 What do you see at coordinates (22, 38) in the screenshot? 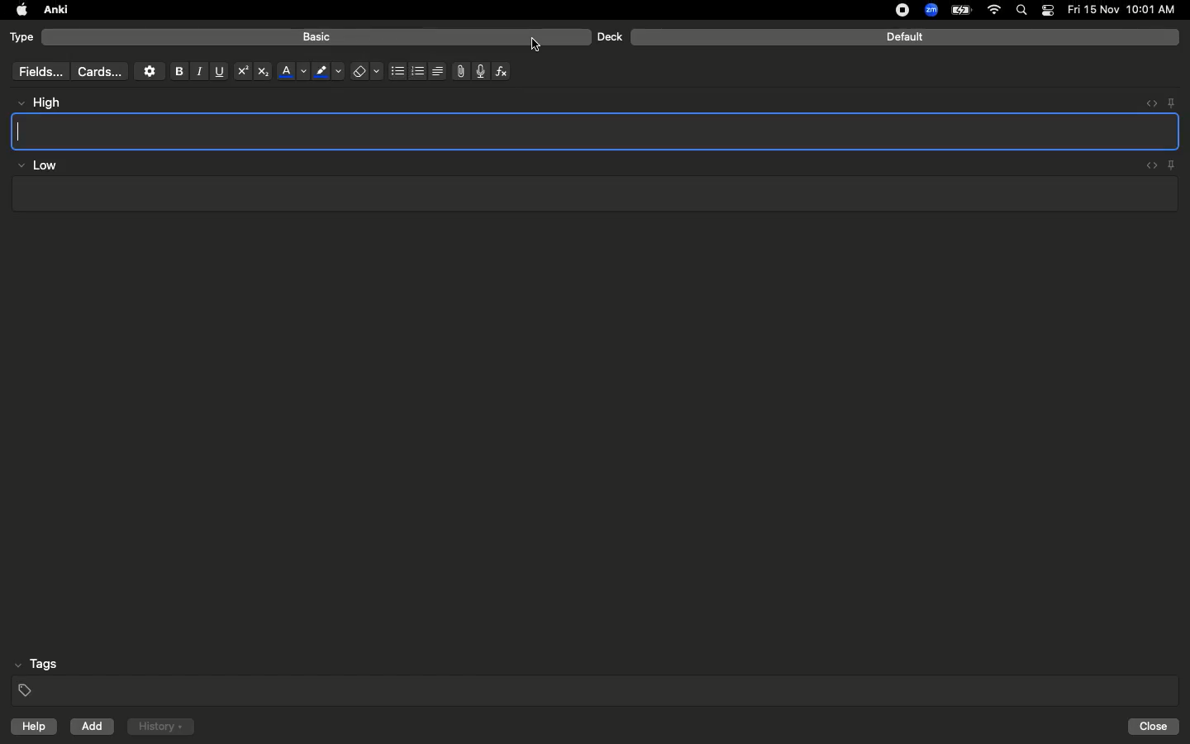
I see `Type` at bounding box center [22, 38].